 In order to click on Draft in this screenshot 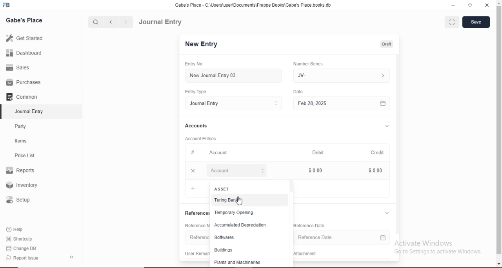, I will do `click(387, 44)`.